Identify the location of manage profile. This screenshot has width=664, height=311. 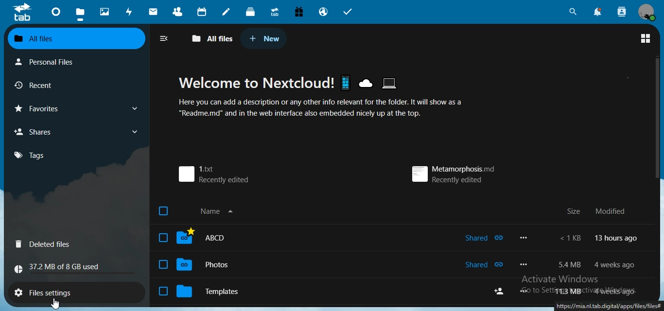
(647, 13).